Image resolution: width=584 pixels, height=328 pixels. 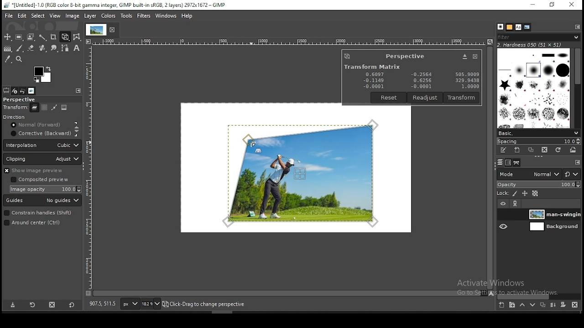 I want to click on scroll bar, so click(x=540, y=295).